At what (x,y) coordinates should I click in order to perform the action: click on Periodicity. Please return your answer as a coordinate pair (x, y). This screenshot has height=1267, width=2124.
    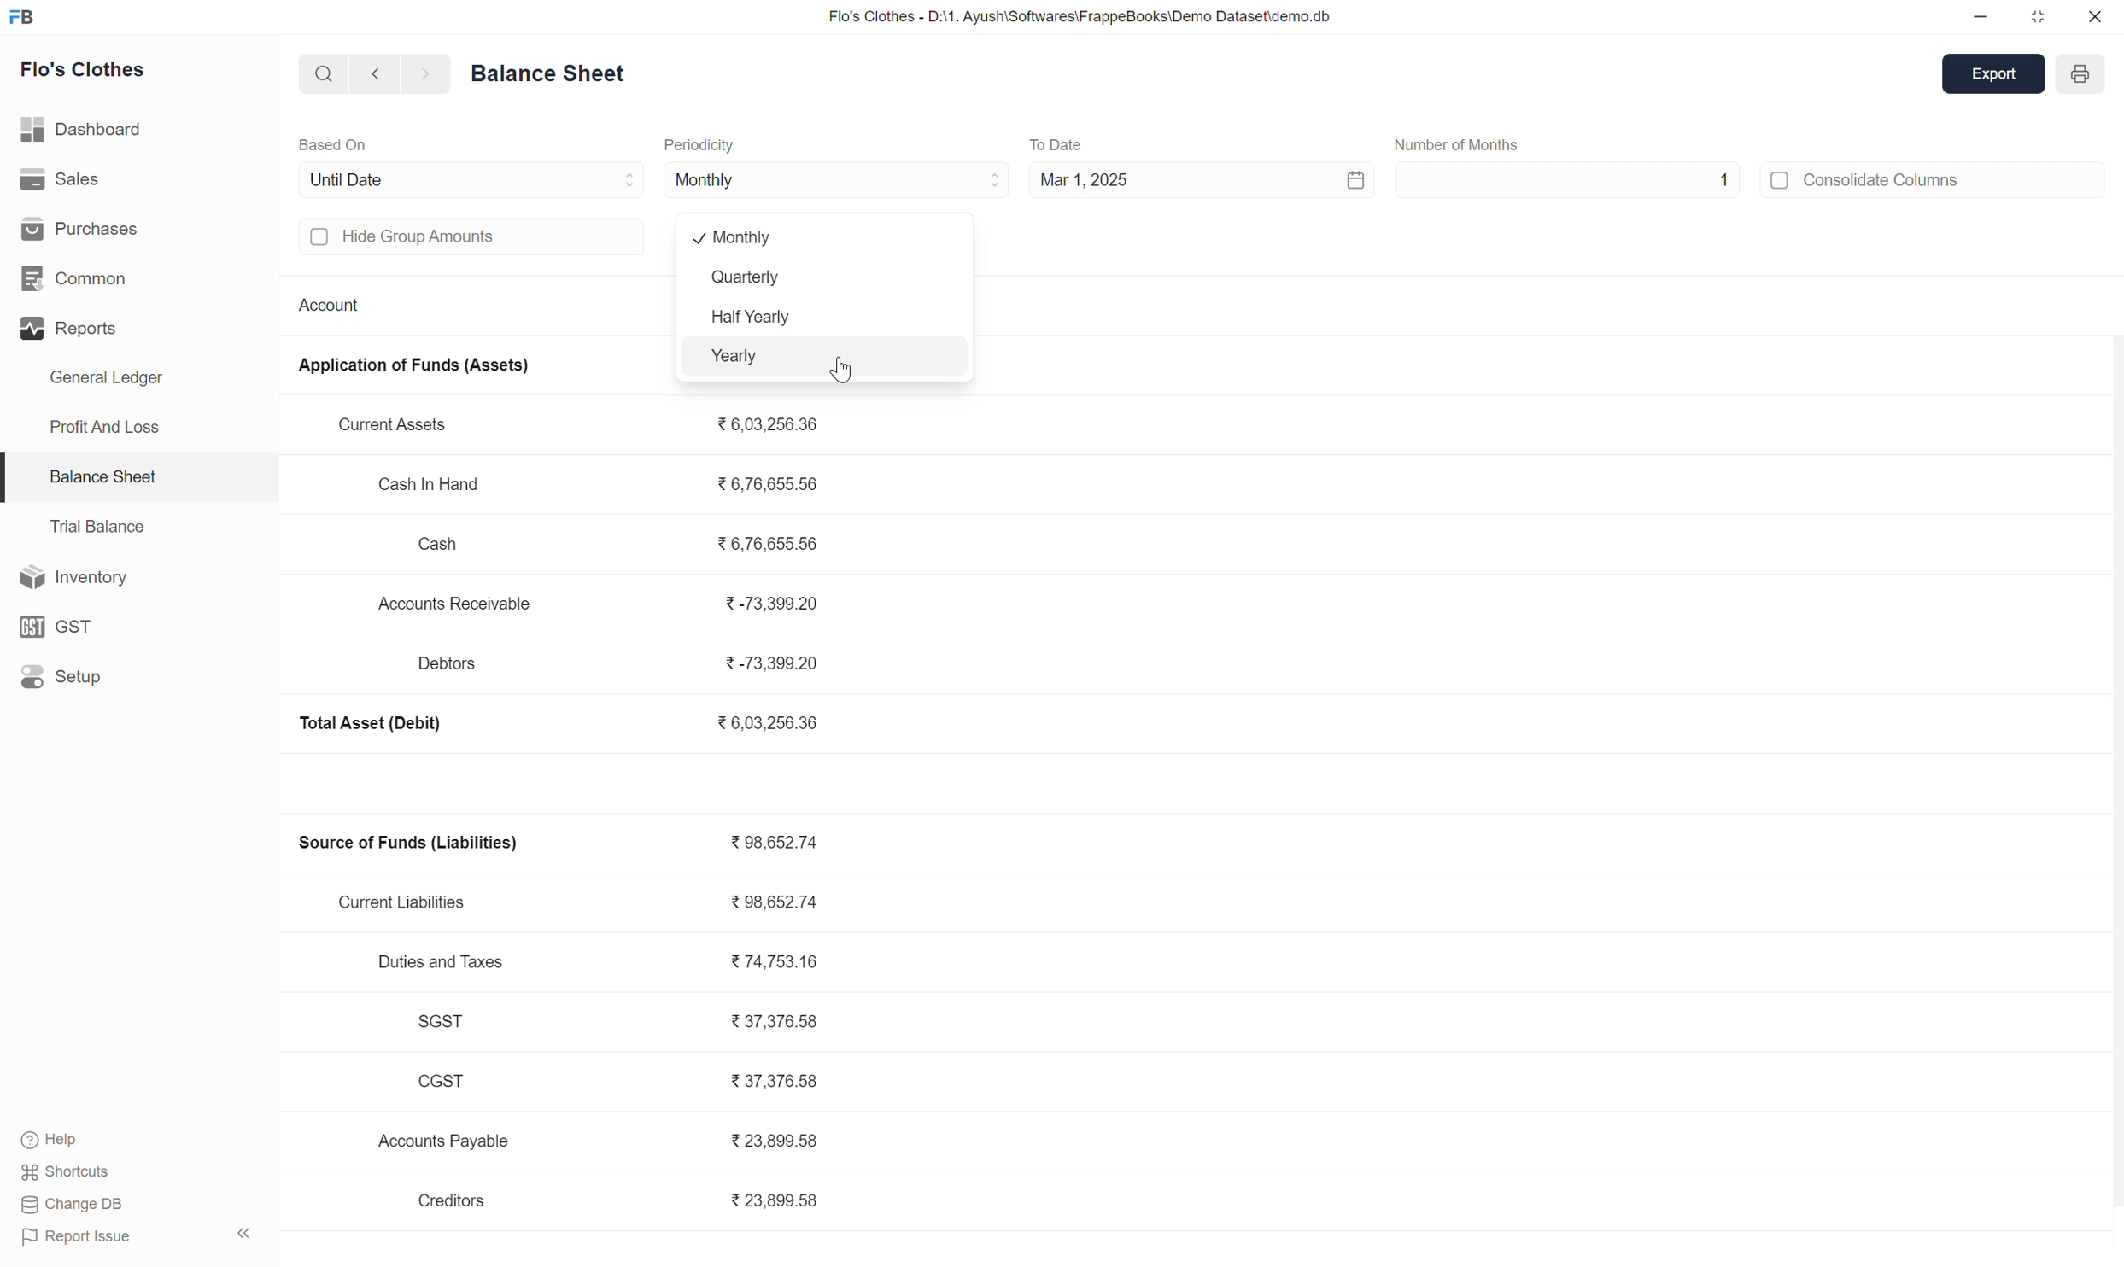
    Looking at the image, I should click on (707, 145).